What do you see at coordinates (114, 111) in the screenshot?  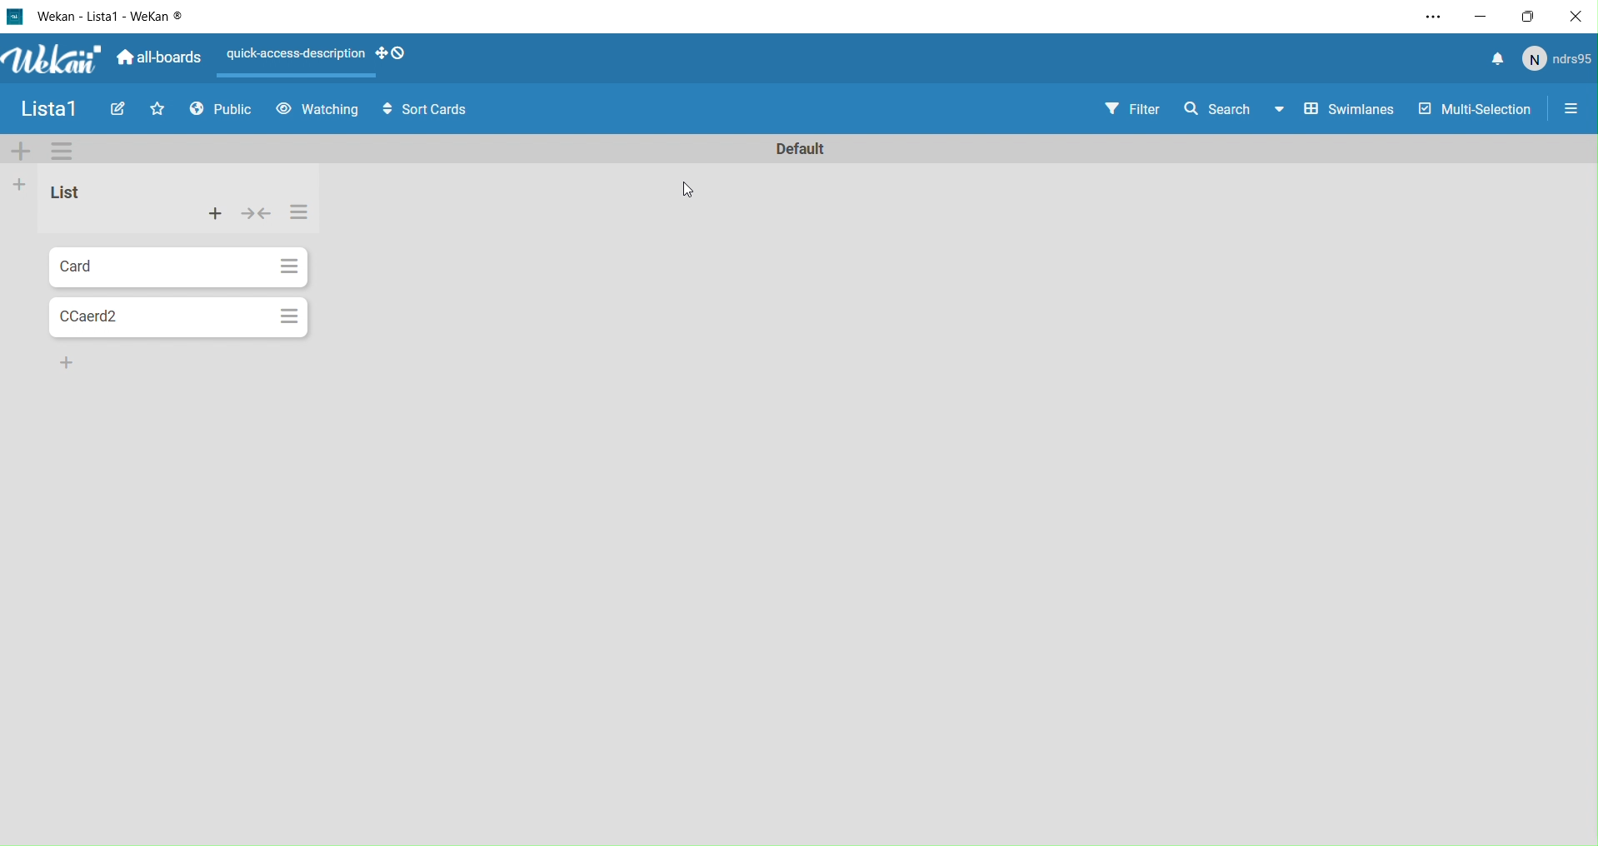 I see `Edit` at bounding box center [114, 111].